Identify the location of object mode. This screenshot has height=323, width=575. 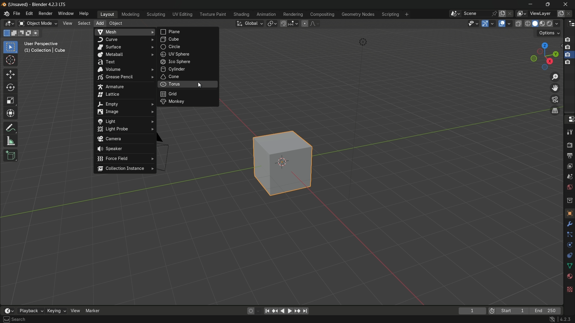
(38, 24).